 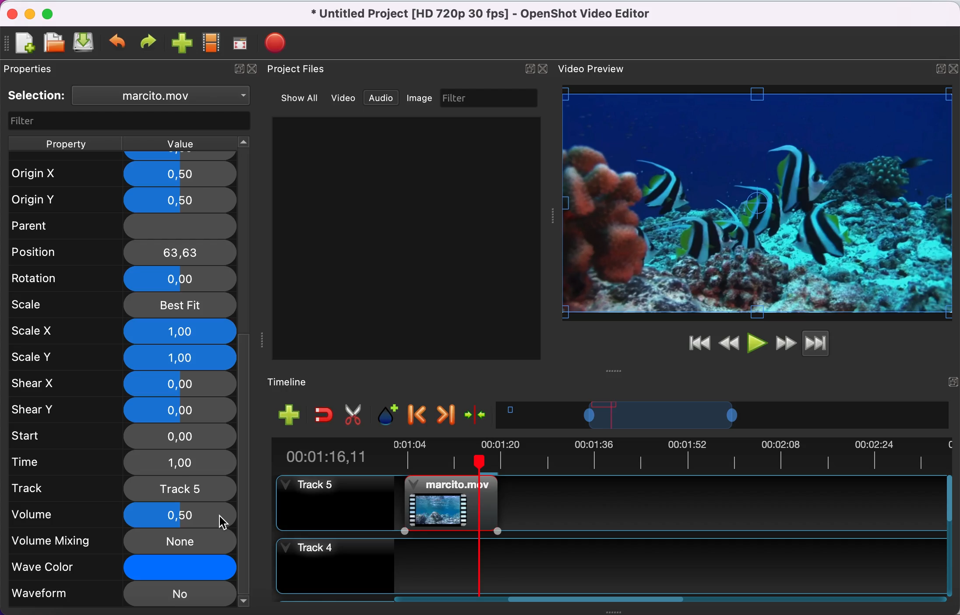 What do you see at coordinates (758, 203) in the screenshot?
I see `video preview` at bounding box center [758, 203].